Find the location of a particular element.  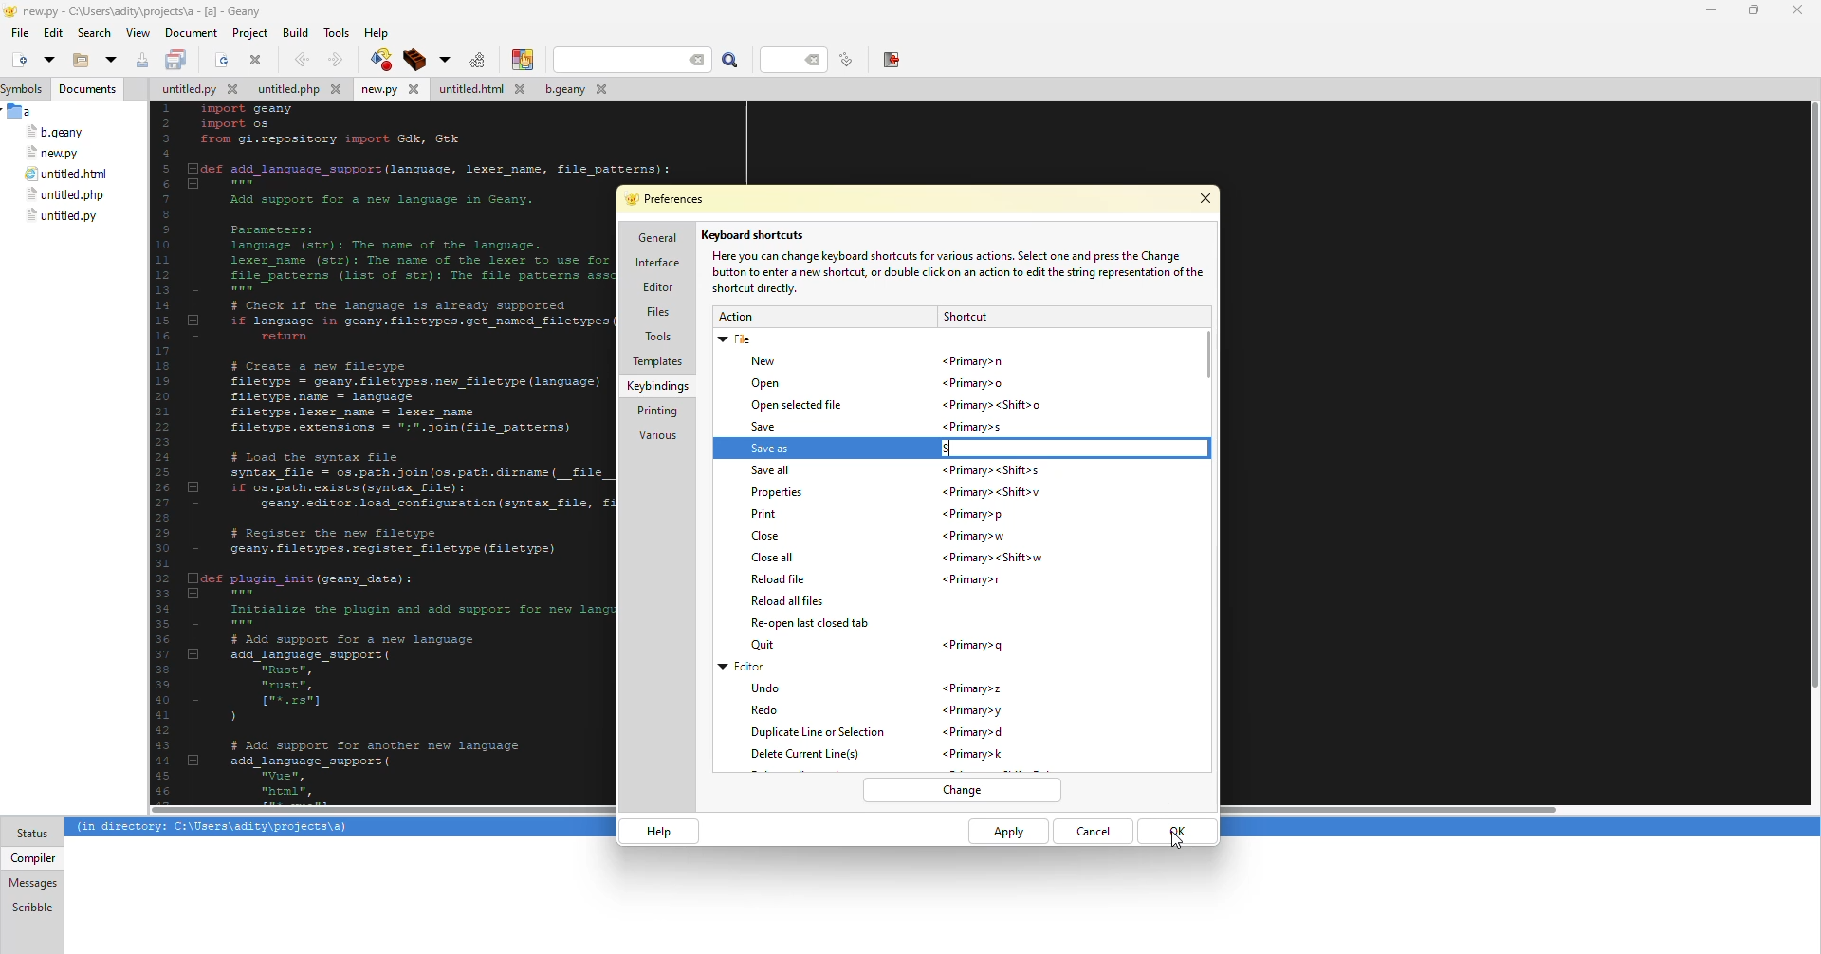

compile is located at coordinates (378, 59).